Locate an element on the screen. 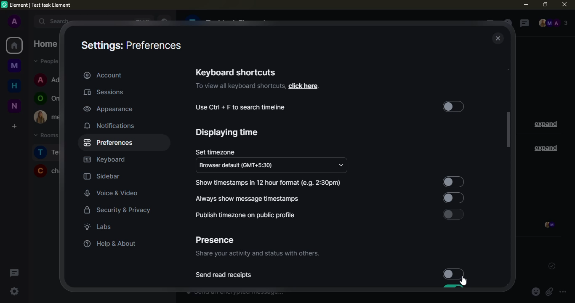 Image resolution: width=575 pixels, height=303 pixels. voice video is located at coordinates (117, 192).